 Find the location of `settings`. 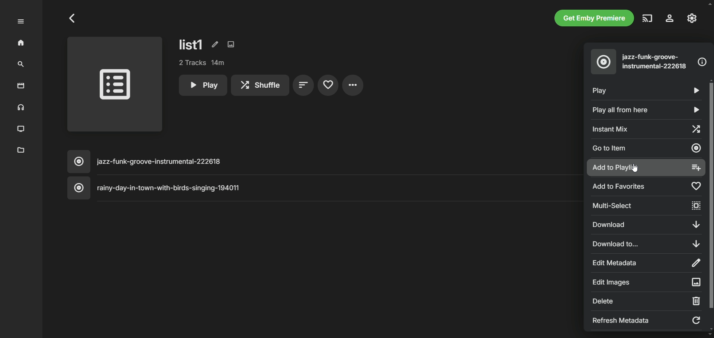

settings is located at coordinates (670, 18).